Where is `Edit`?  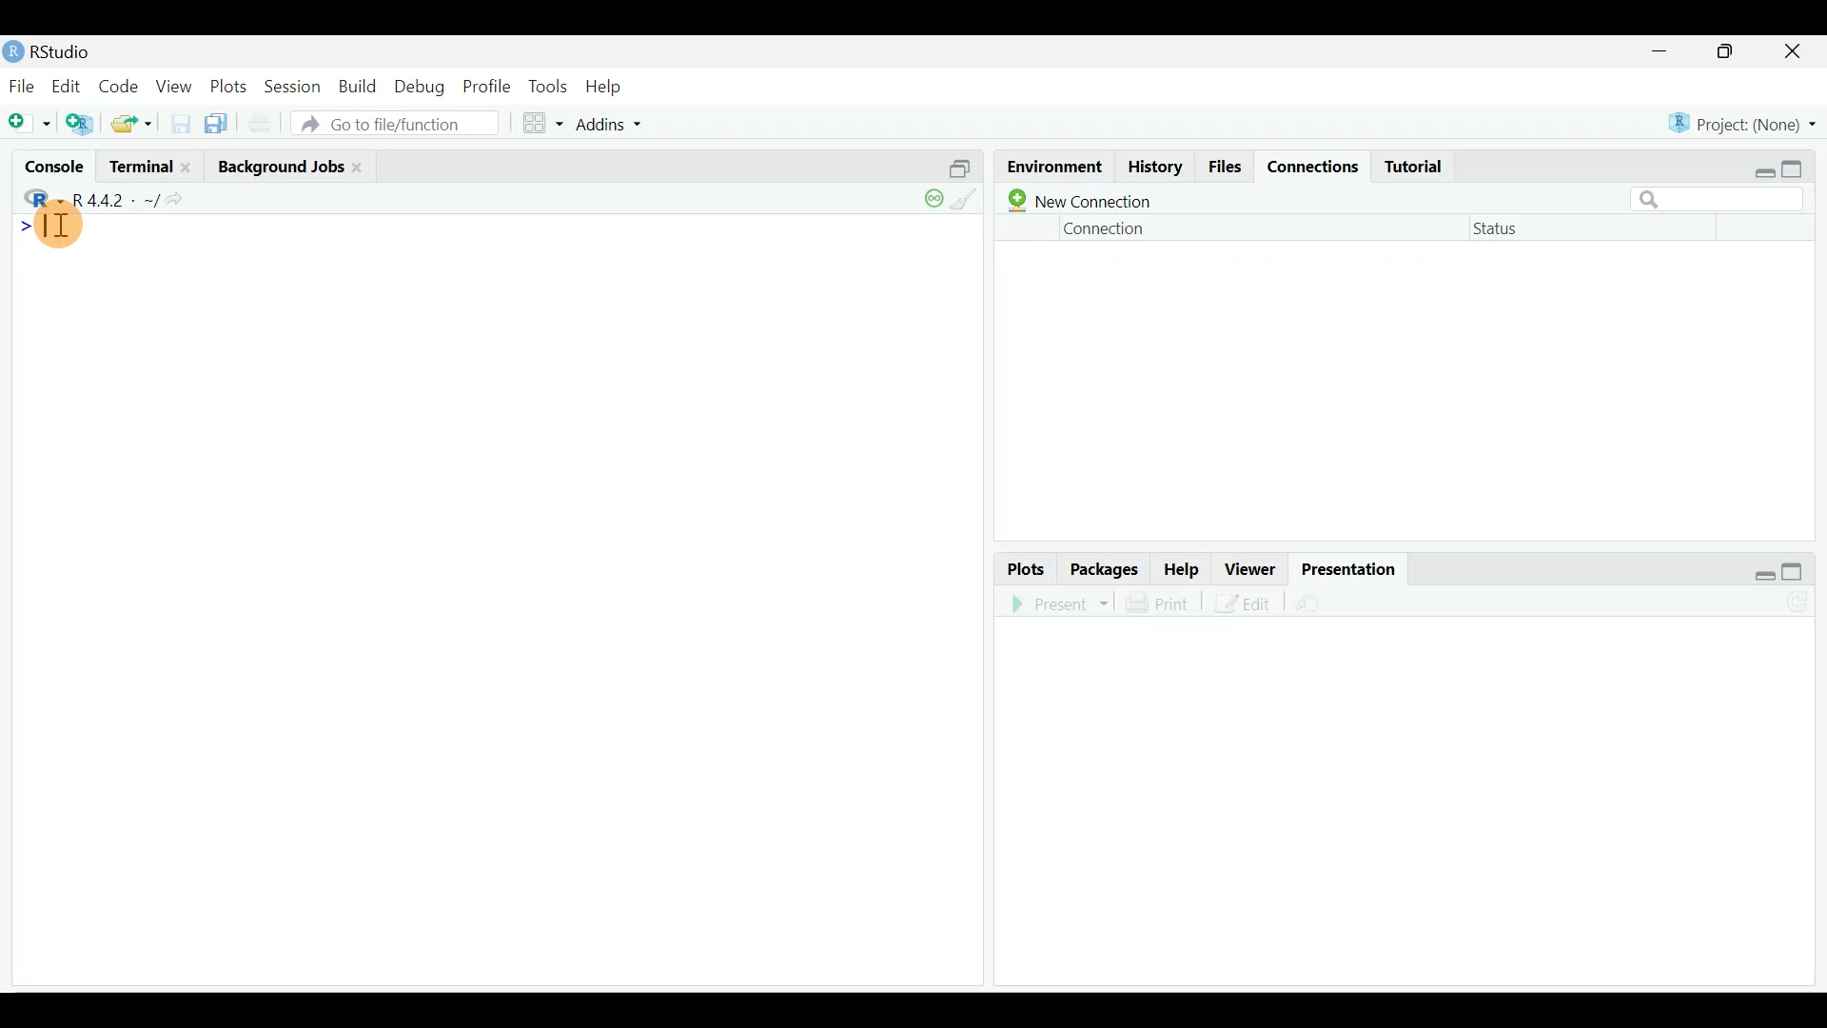
Edit is located at coordinates (1244, 605).